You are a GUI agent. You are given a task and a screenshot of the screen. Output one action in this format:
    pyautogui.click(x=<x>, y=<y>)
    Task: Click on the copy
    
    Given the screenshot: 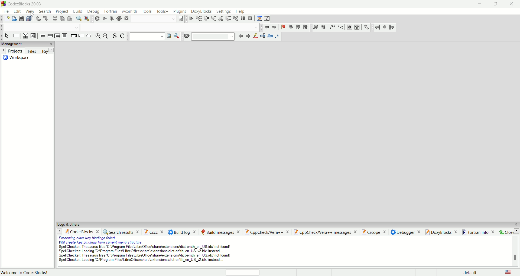 What is the action you would take?
    pyautogui.click(x=62, y=18)
    